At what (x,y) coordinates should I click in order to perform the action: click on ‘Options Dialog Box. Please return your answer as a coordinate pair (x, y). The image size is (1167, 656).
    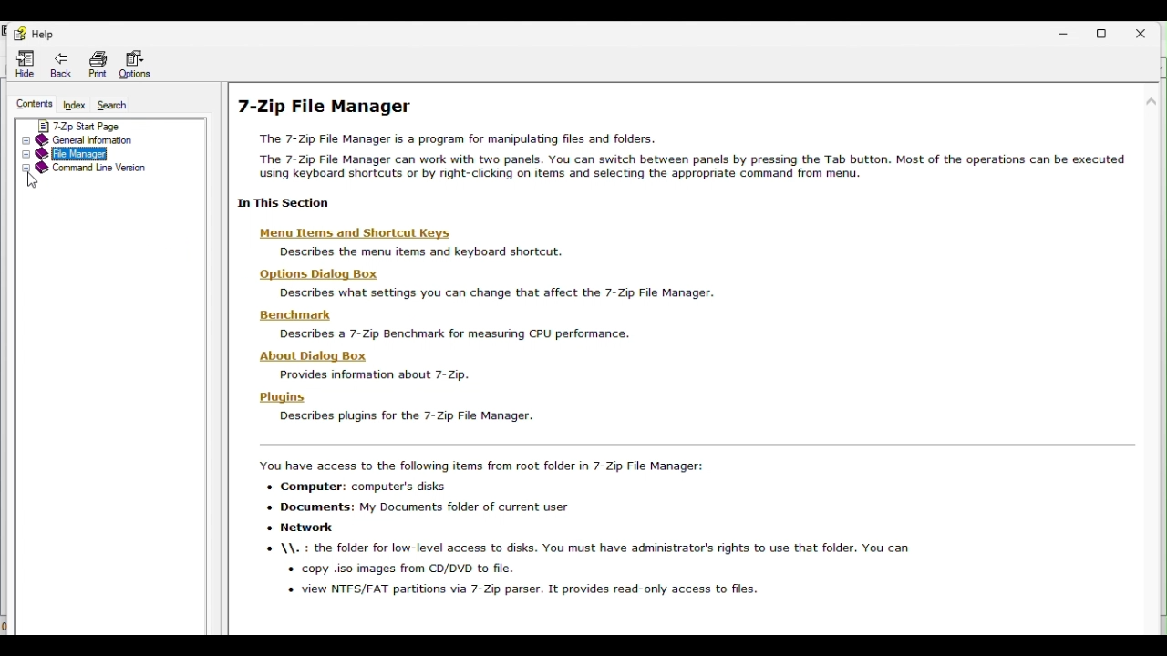
    Looking at the image, I should click on (320, 274).